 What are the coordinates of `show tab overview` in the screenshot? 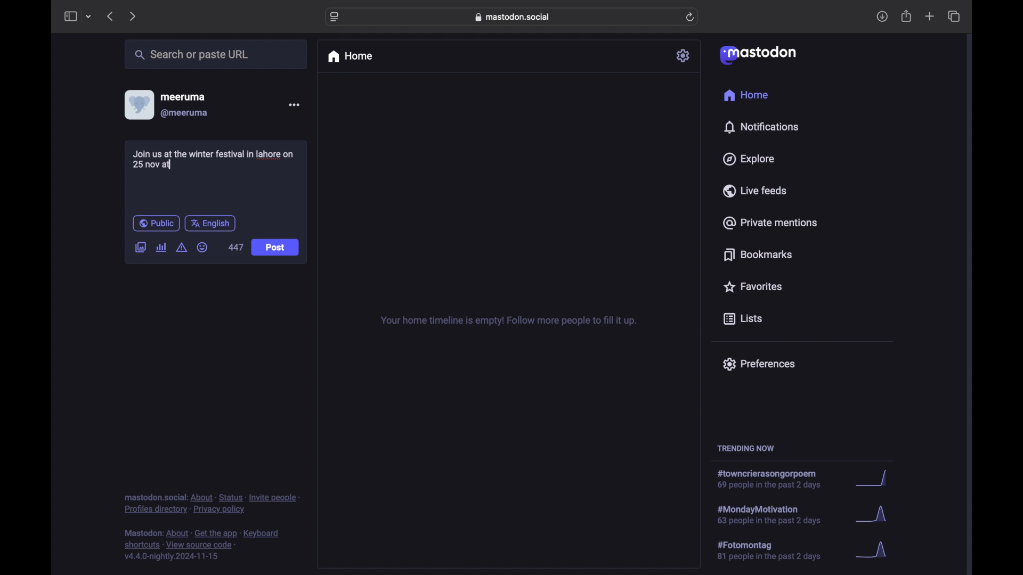 It's located at (954, 17).